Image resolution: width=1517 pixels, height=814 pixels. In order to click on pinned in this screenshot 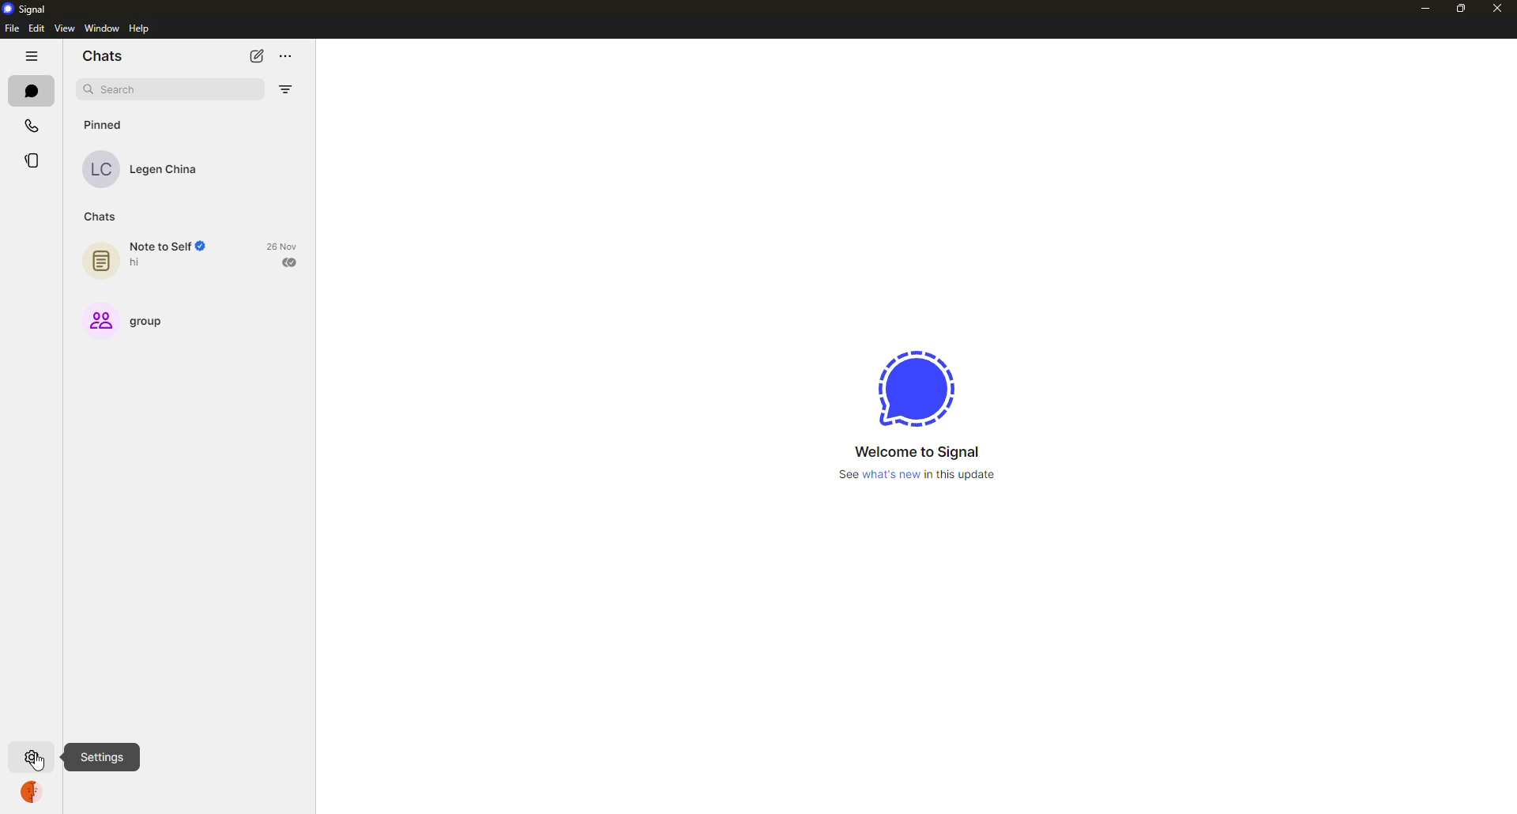, I will do `click(105, 125)`.